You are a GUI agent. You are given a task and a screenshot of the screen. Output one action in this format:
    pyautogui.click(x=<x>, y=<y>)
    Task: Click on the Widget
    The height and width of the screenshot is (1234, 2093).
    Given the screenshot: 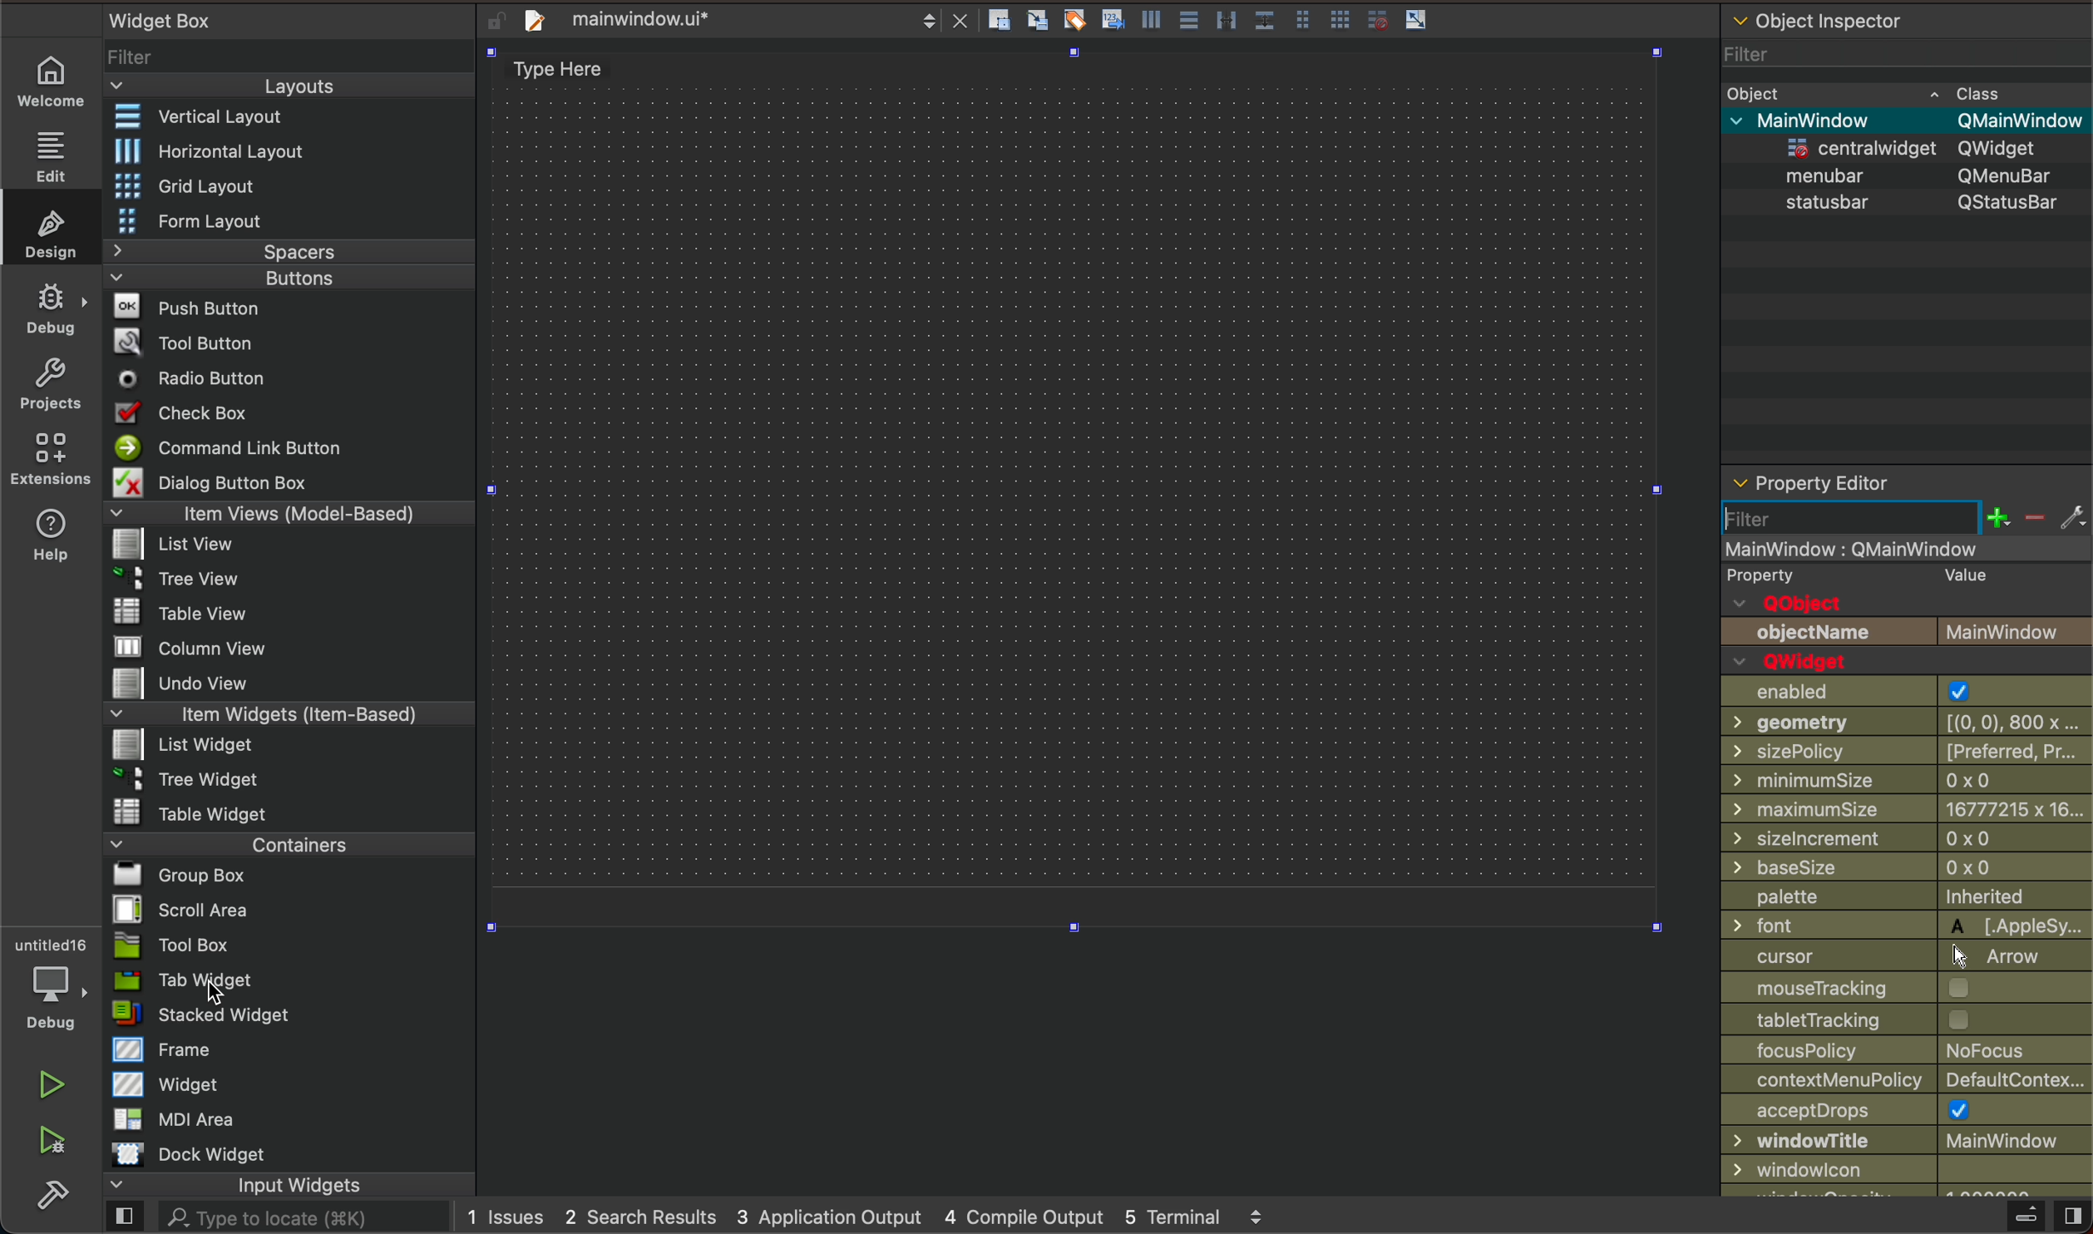 What is the action you would take?
    pyautogui.click(x=168, y=1084)
    